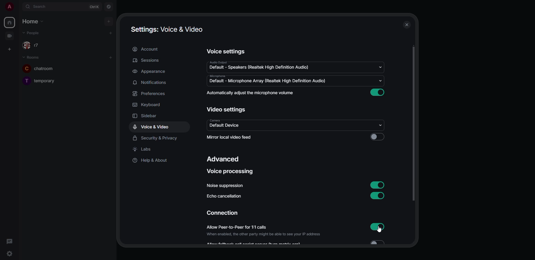  I want to click on cursor, so click(380, 230).